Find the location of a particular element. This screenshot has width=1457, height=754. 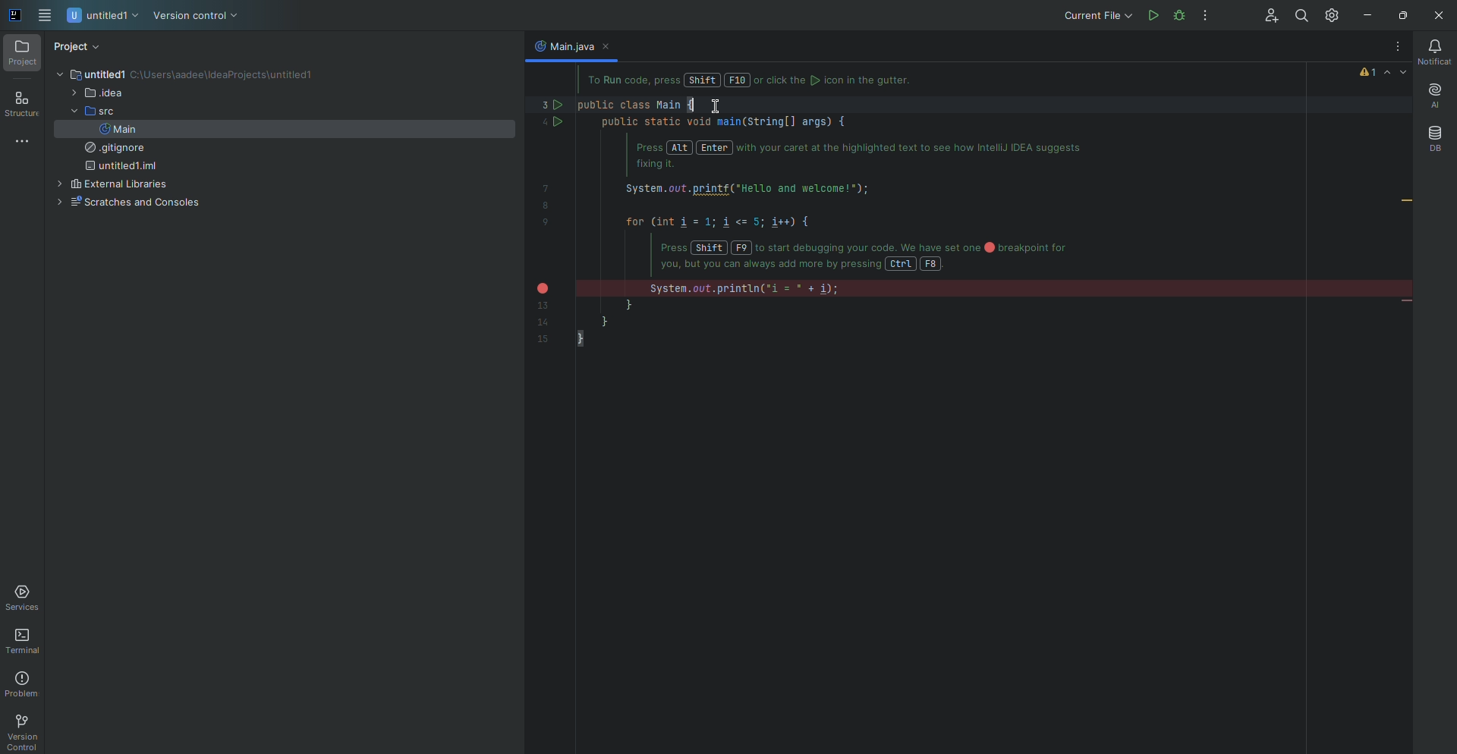

Minimize is located at coordinates (1364, 16).